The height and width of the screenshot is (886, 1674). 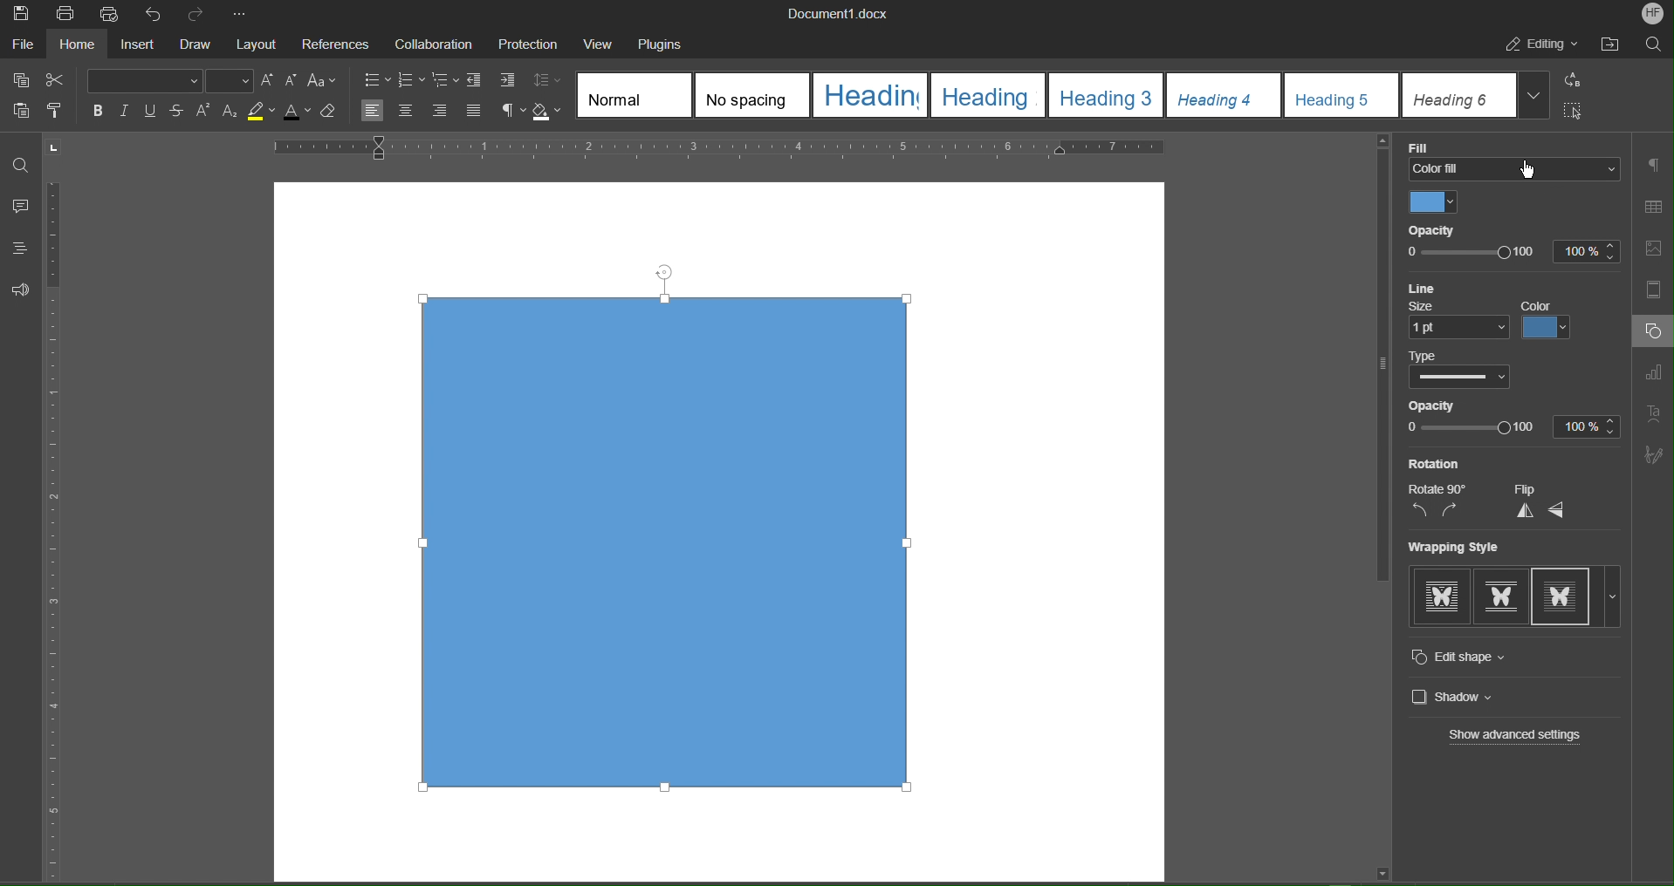 I want to click on Home, so click(x=74, y=44).